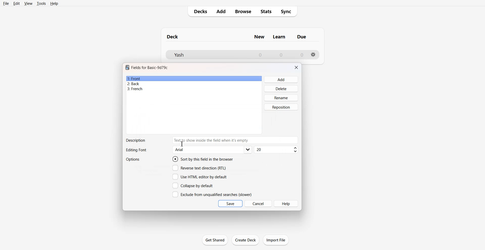 Image resolution: width=485 pixels, height=250 pixels. Describe the element at coordinates (173, 37) in the screenshot. I see `Text 1` at that location.